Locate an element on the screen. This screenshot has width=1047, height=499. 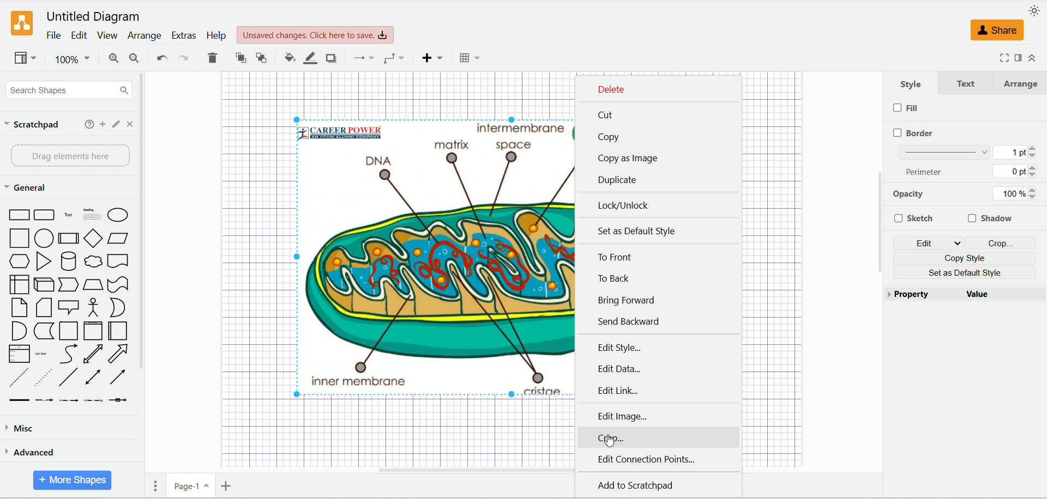
Connector with 2 Labels is located at coordinates (68, 401).